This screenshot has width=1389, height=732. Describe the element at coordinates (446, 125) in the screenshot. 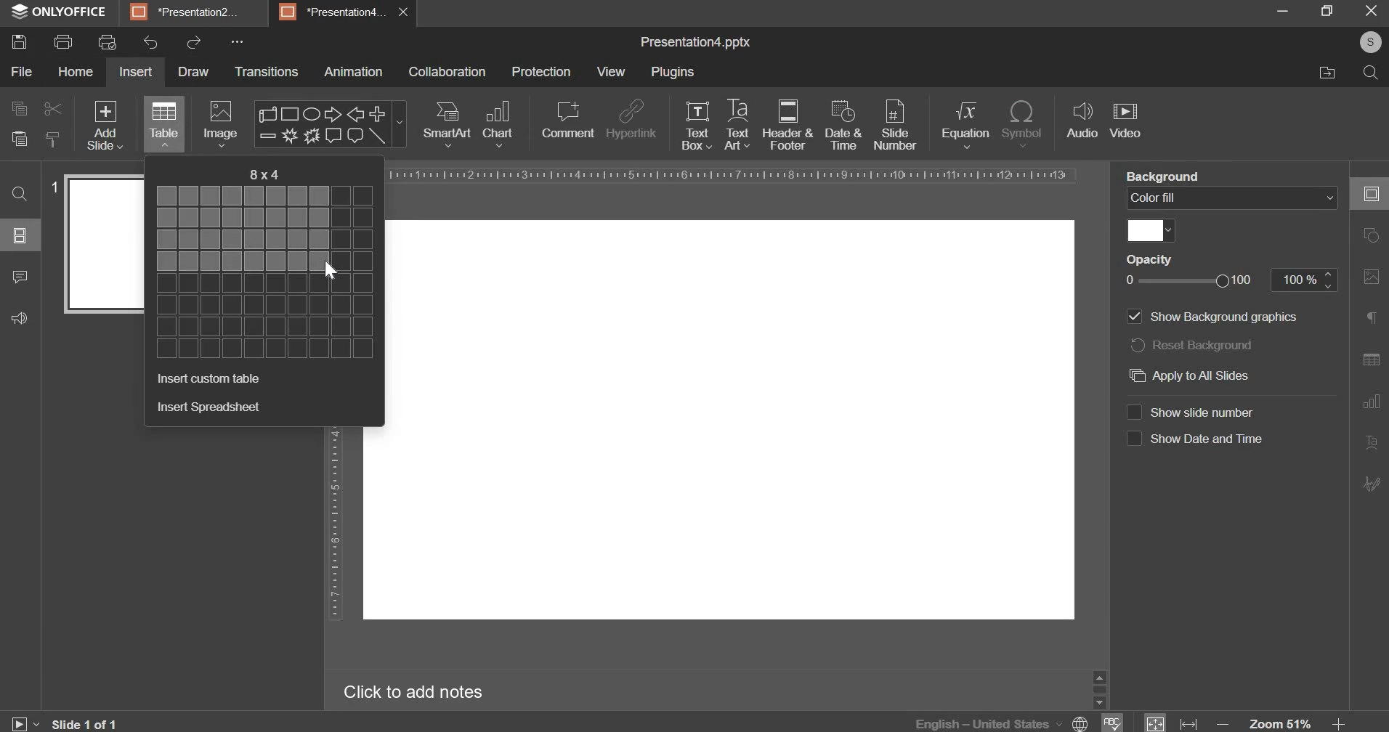

I see `smart art` at that location.